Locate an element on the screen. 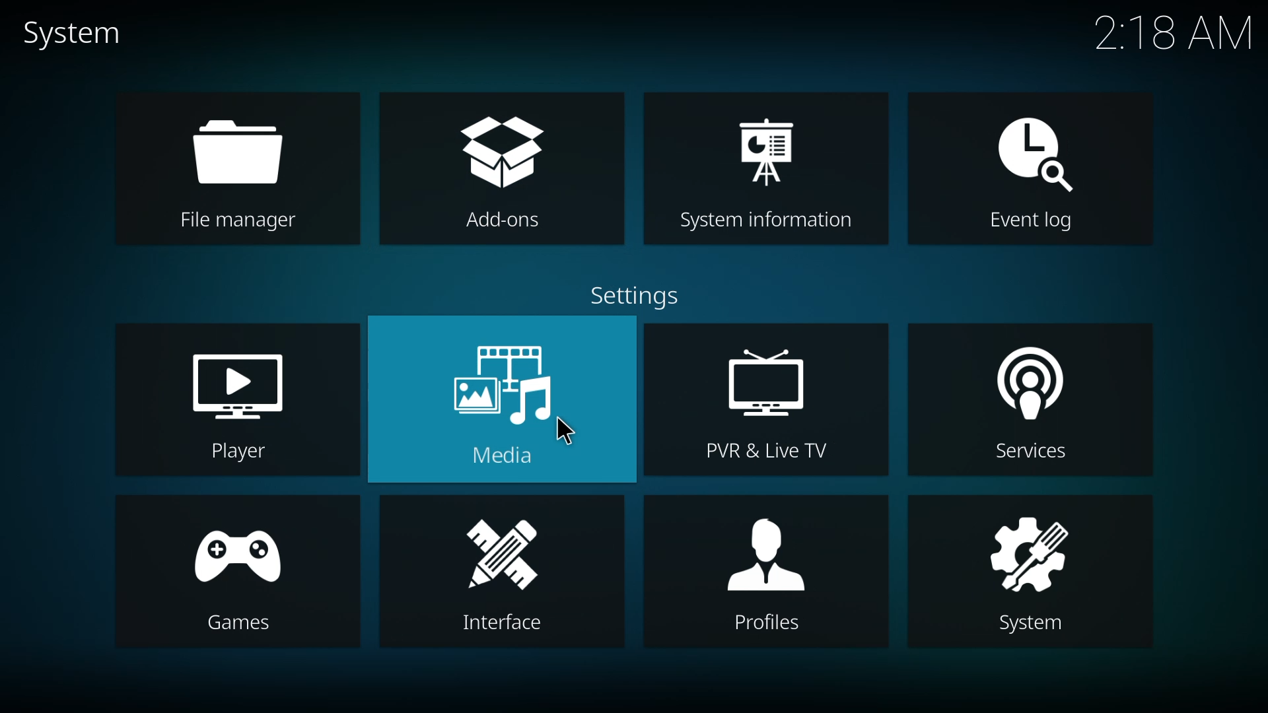 The image size is (1268, 713). add-ons is located at coordinates (505, 169).